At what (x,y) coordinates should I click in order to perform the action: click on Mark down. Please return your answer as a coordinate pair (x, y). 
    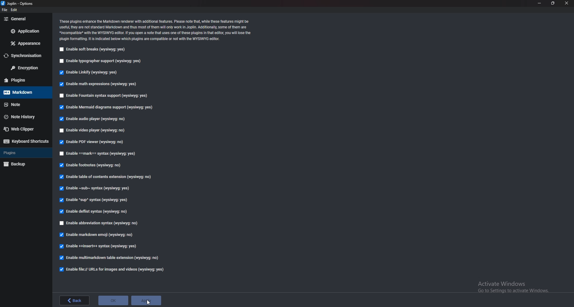
    Looking at the image, I should click on (22, 93).